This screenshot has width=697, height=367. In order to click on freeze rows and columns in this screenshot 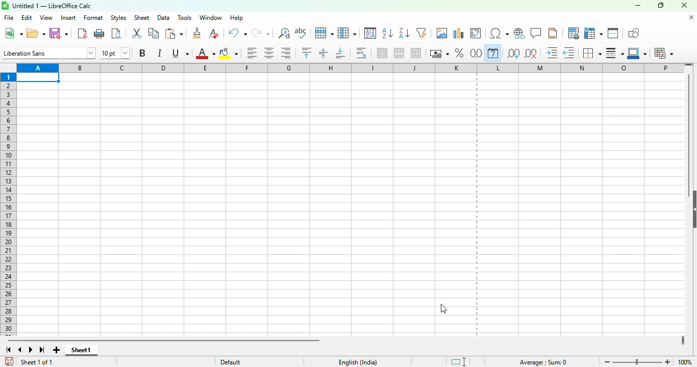, I will do `click(593, 33)`.